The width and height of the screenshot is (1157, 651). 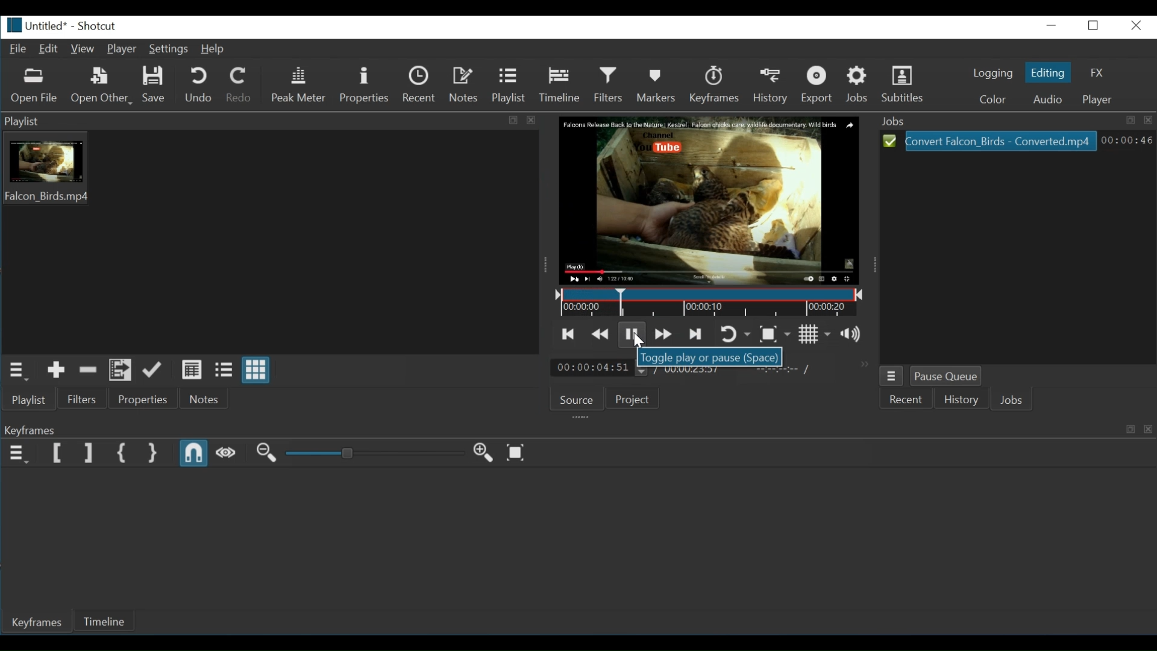 I want to click on Skip to the previous point, so click(x=568, y=334).